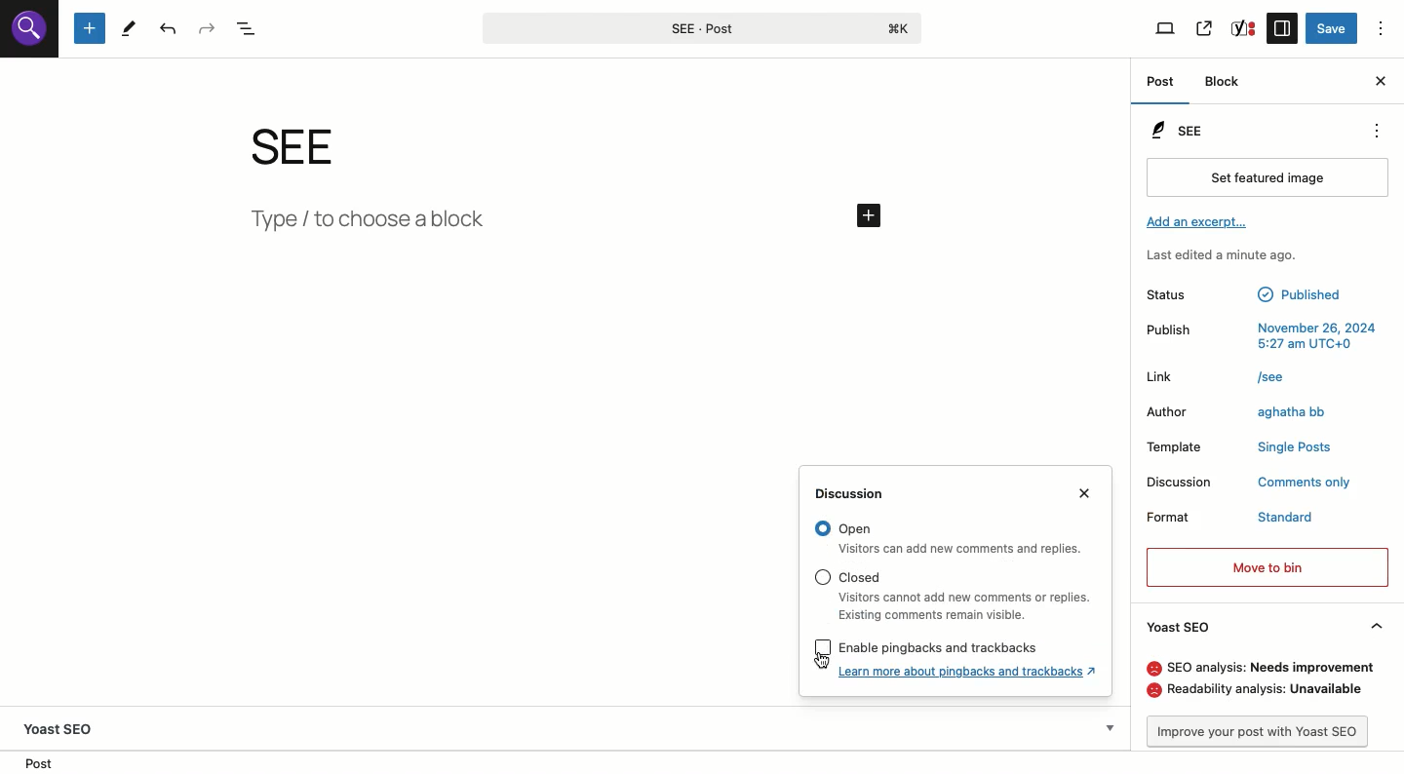  What do you see at coordinates (1160, 81) in the screenshot?
I see `Post` at bounding box center [1160, 81].